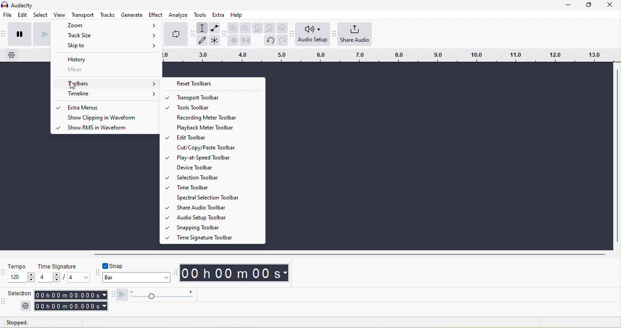  I want to click on Tools toolbar, so click(218, 107).